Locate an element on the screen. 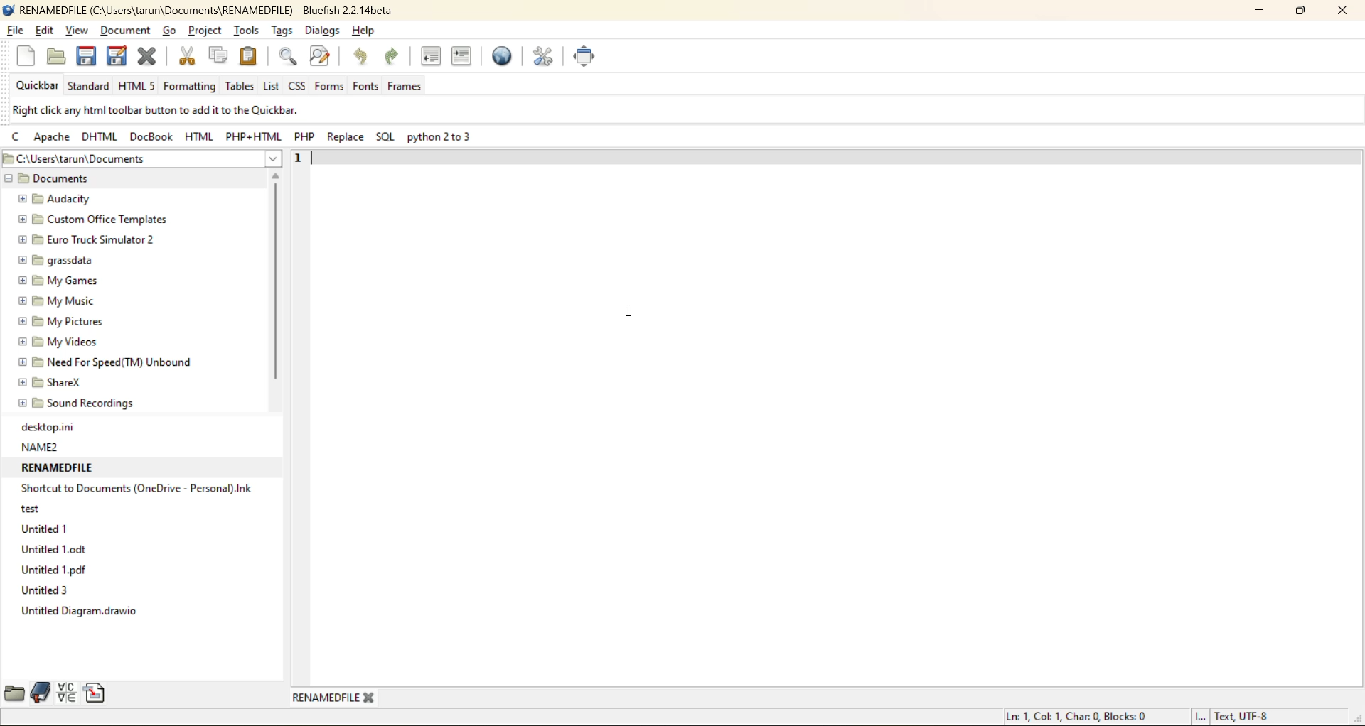 The image size is (1365, 726). close is located at coordinates (1345, 10).